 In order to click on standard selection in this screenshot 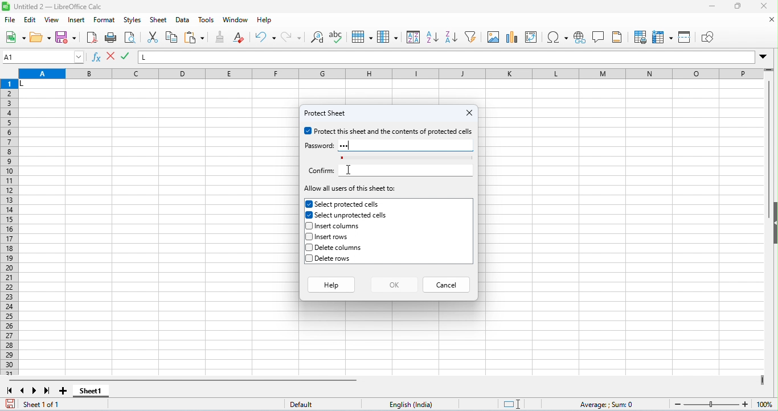, I will do `click(513, 404)`.